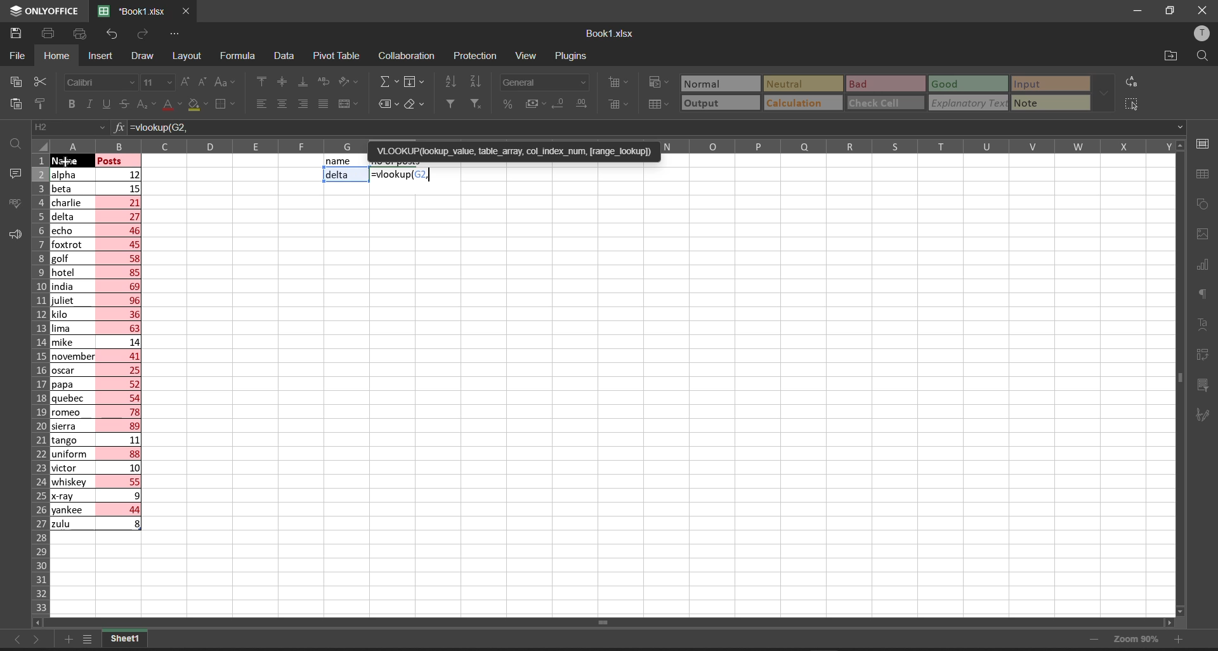 The image size is (1218, 651). What do you see at coordinates (608, 34) in the screenshot?
I see `book name` at bounding box center [608, 34].